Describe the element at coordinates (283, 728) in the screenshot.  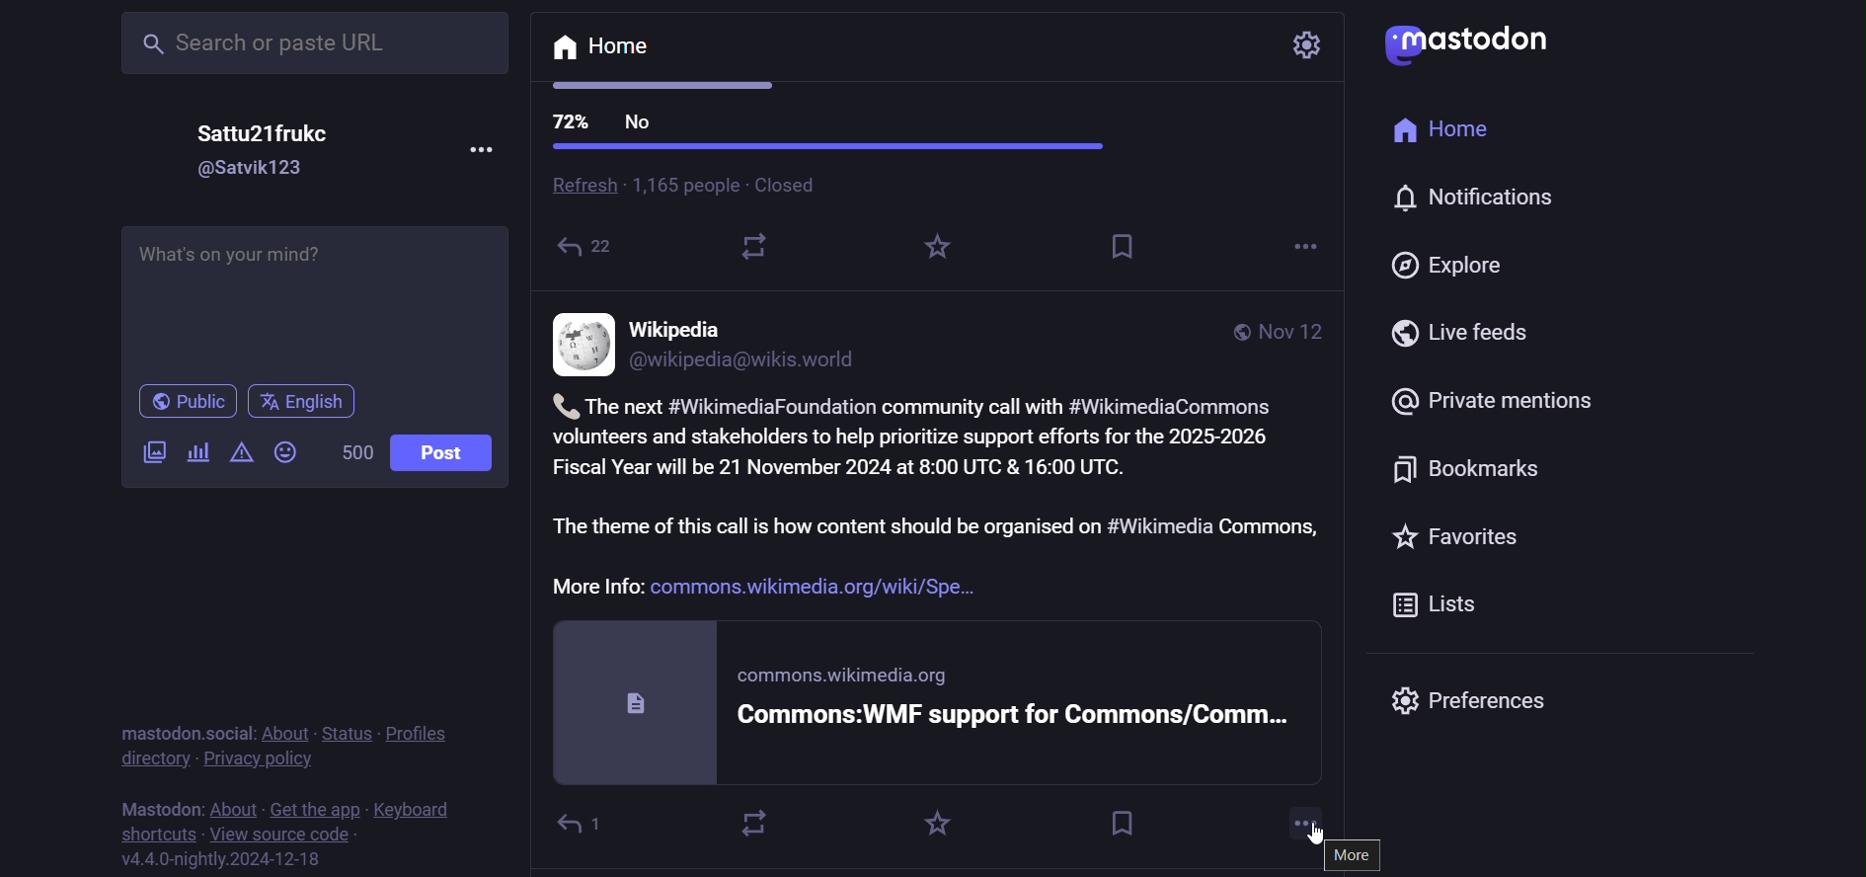
I see `about` at that location.